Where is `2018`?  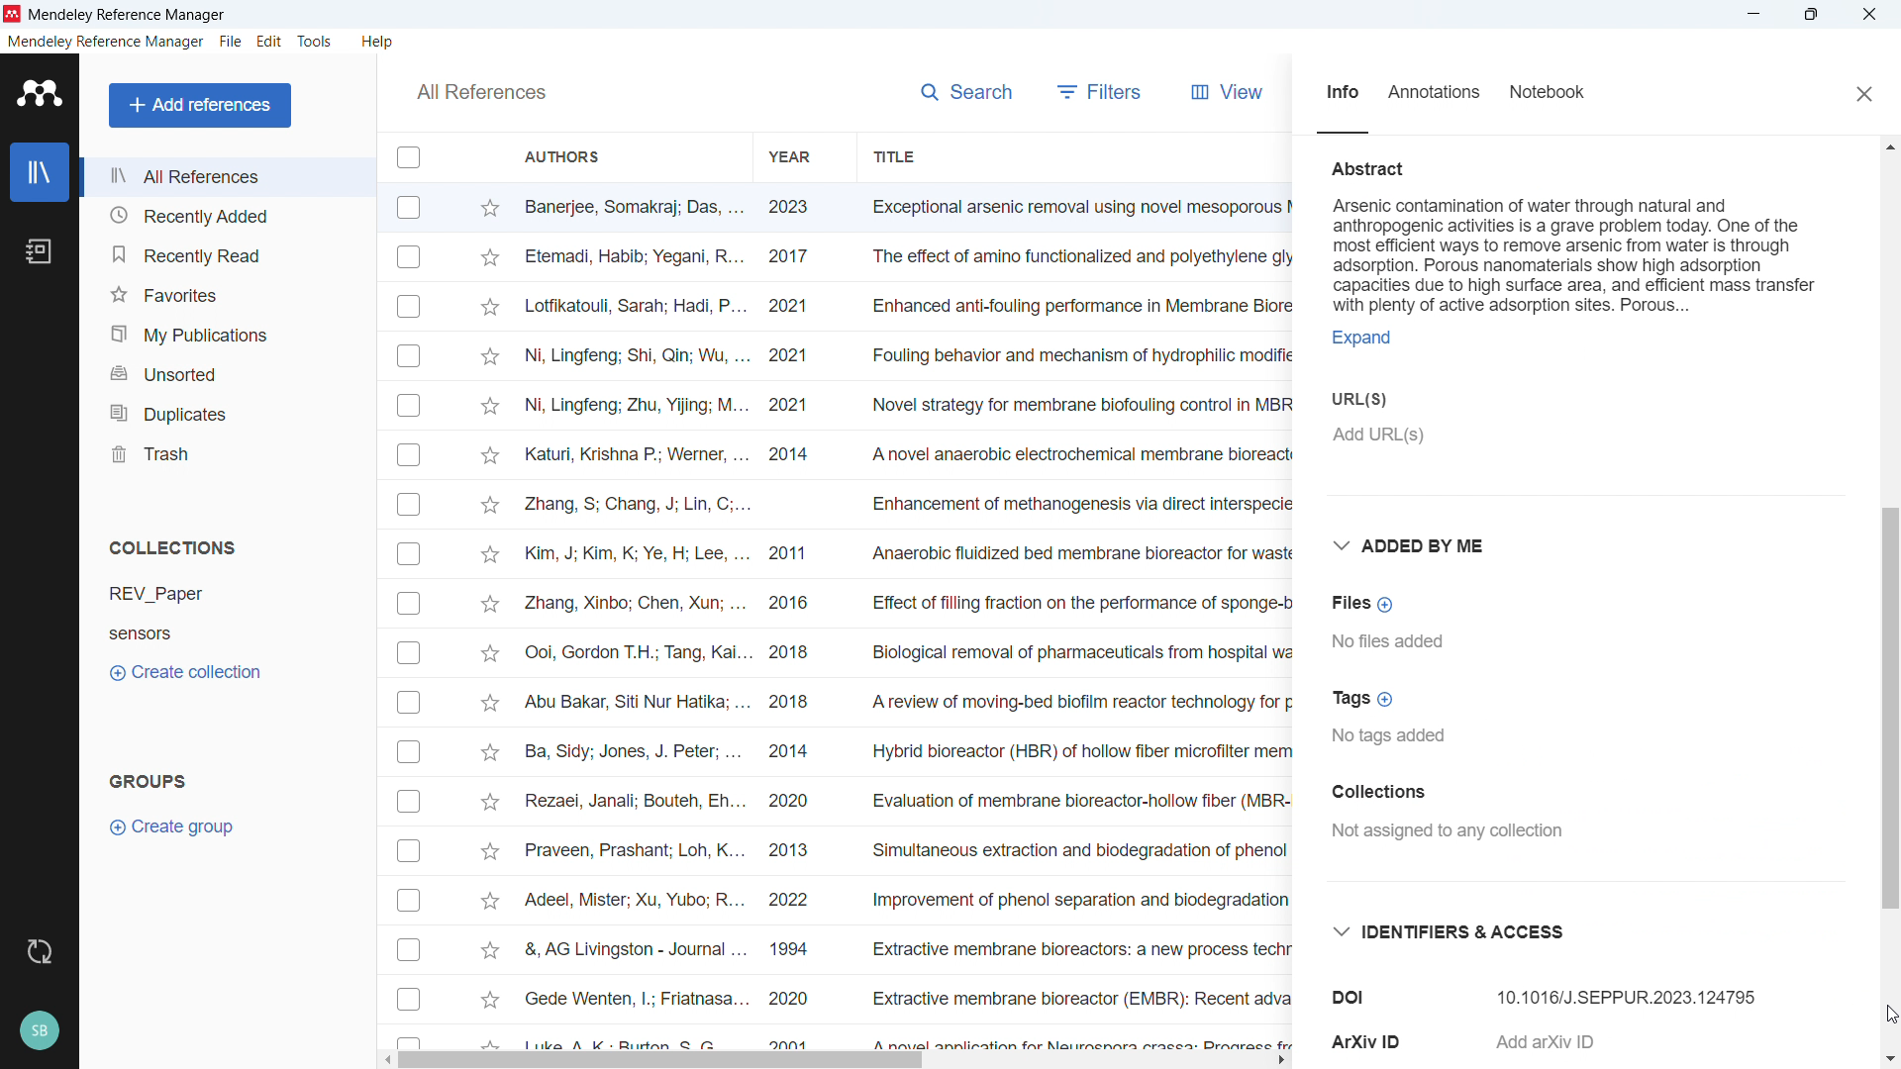 2018 is located at coordinates (794, 654).